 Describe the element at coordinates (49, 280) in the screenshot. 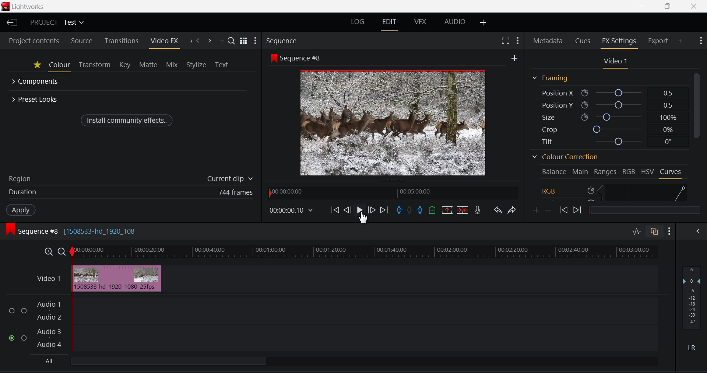

I see `Video Layer` at that location.